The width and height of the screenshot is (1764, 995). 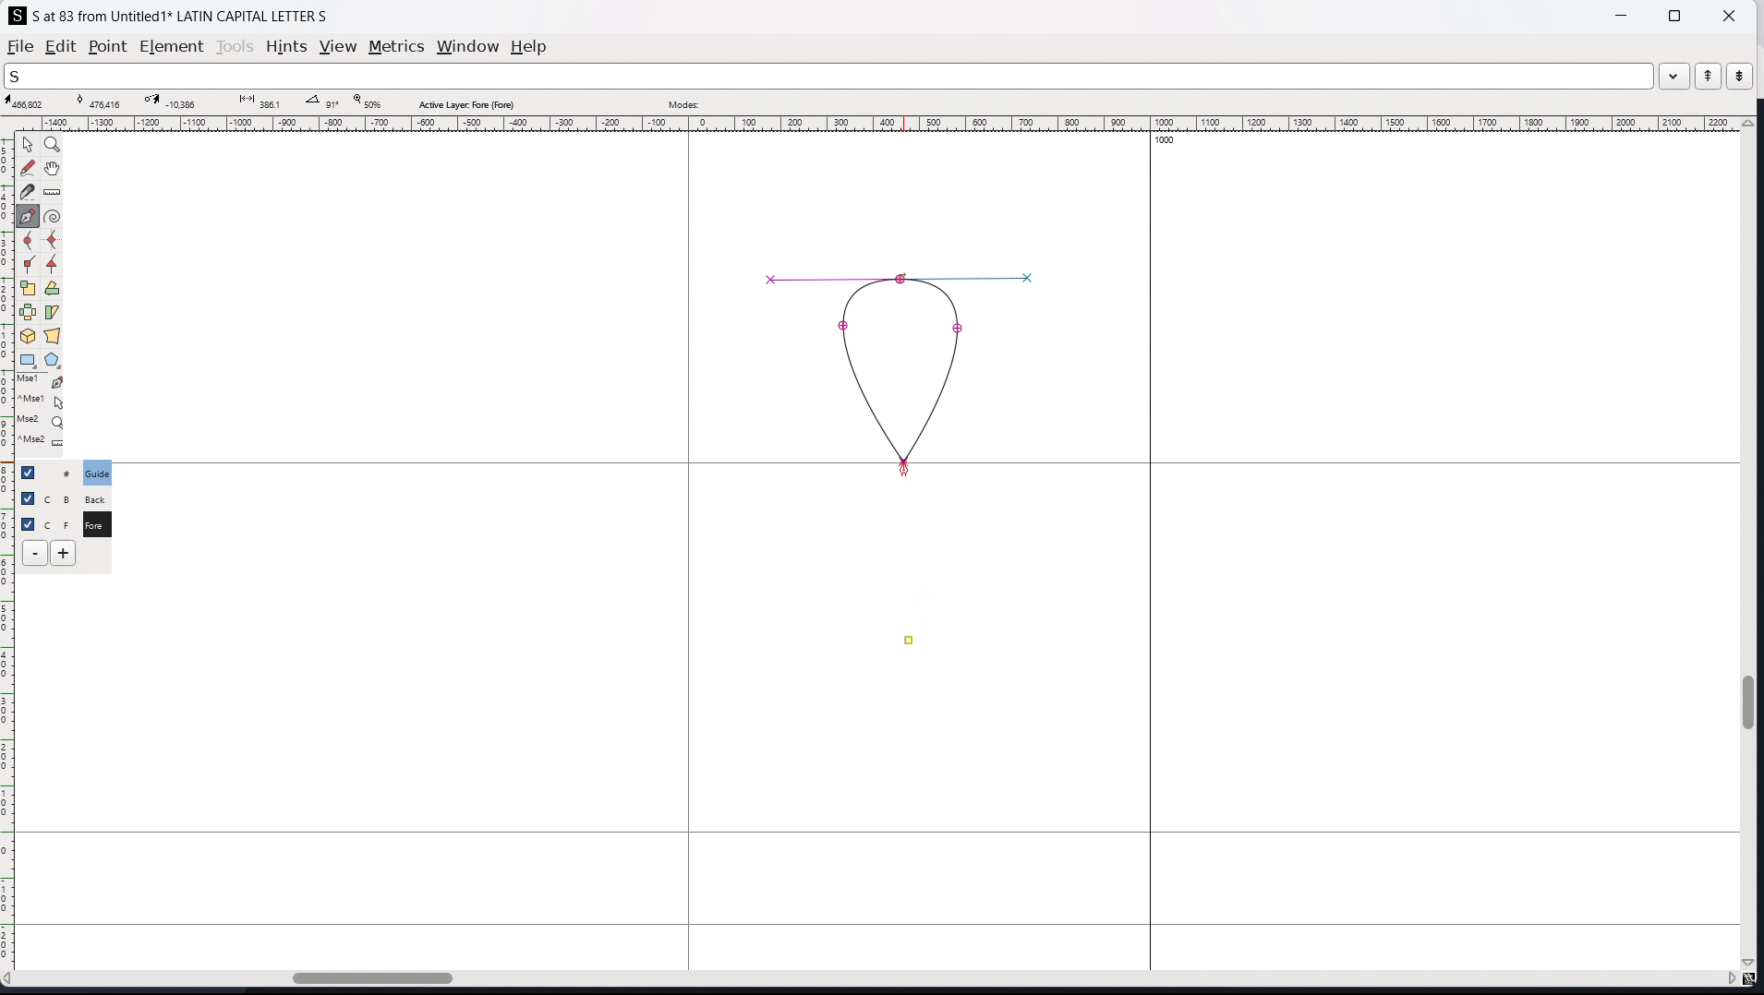 I want to click on delete layer, so click(x=35, y=554).